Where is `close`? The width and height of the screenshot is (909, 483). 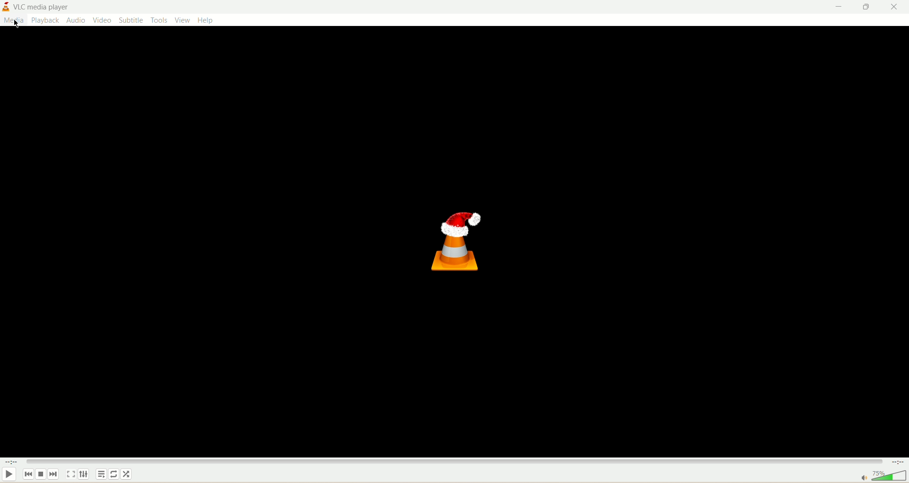
close is located at coordinates (897, 7).